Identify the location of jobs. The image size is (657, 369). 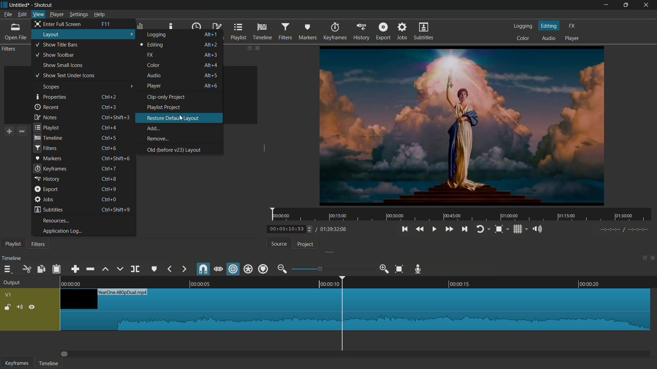
(44, 199).